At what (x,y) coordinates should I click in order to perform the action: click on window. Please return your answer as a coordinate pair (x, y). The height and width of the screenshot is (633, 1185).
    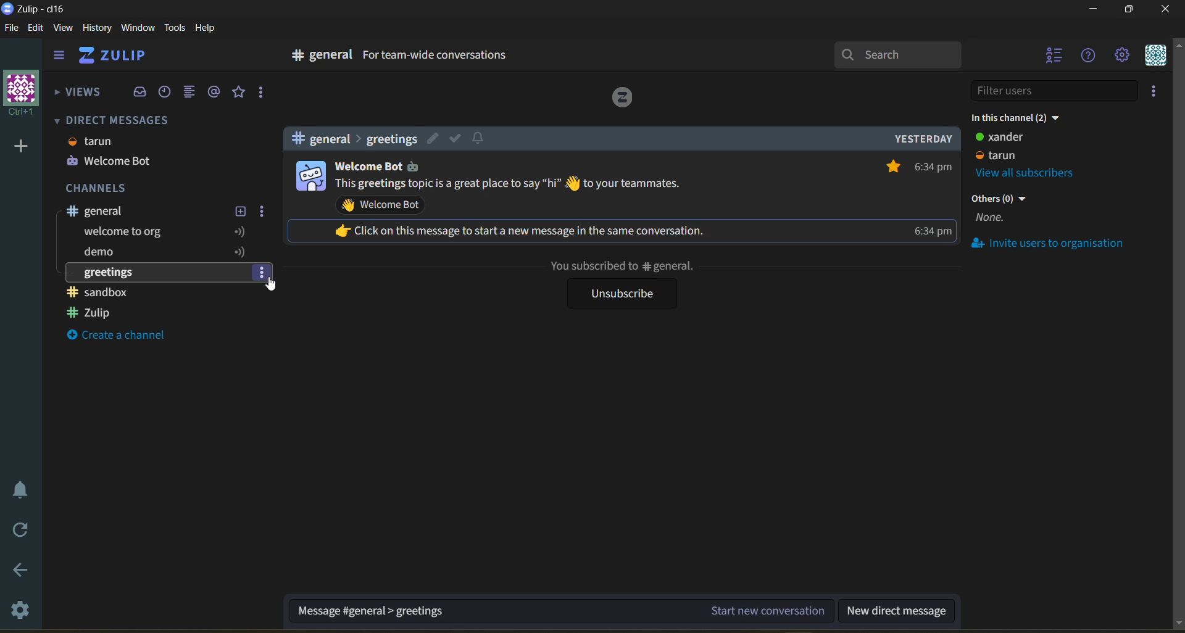
    Looking at the image, I should click on (139, 28).